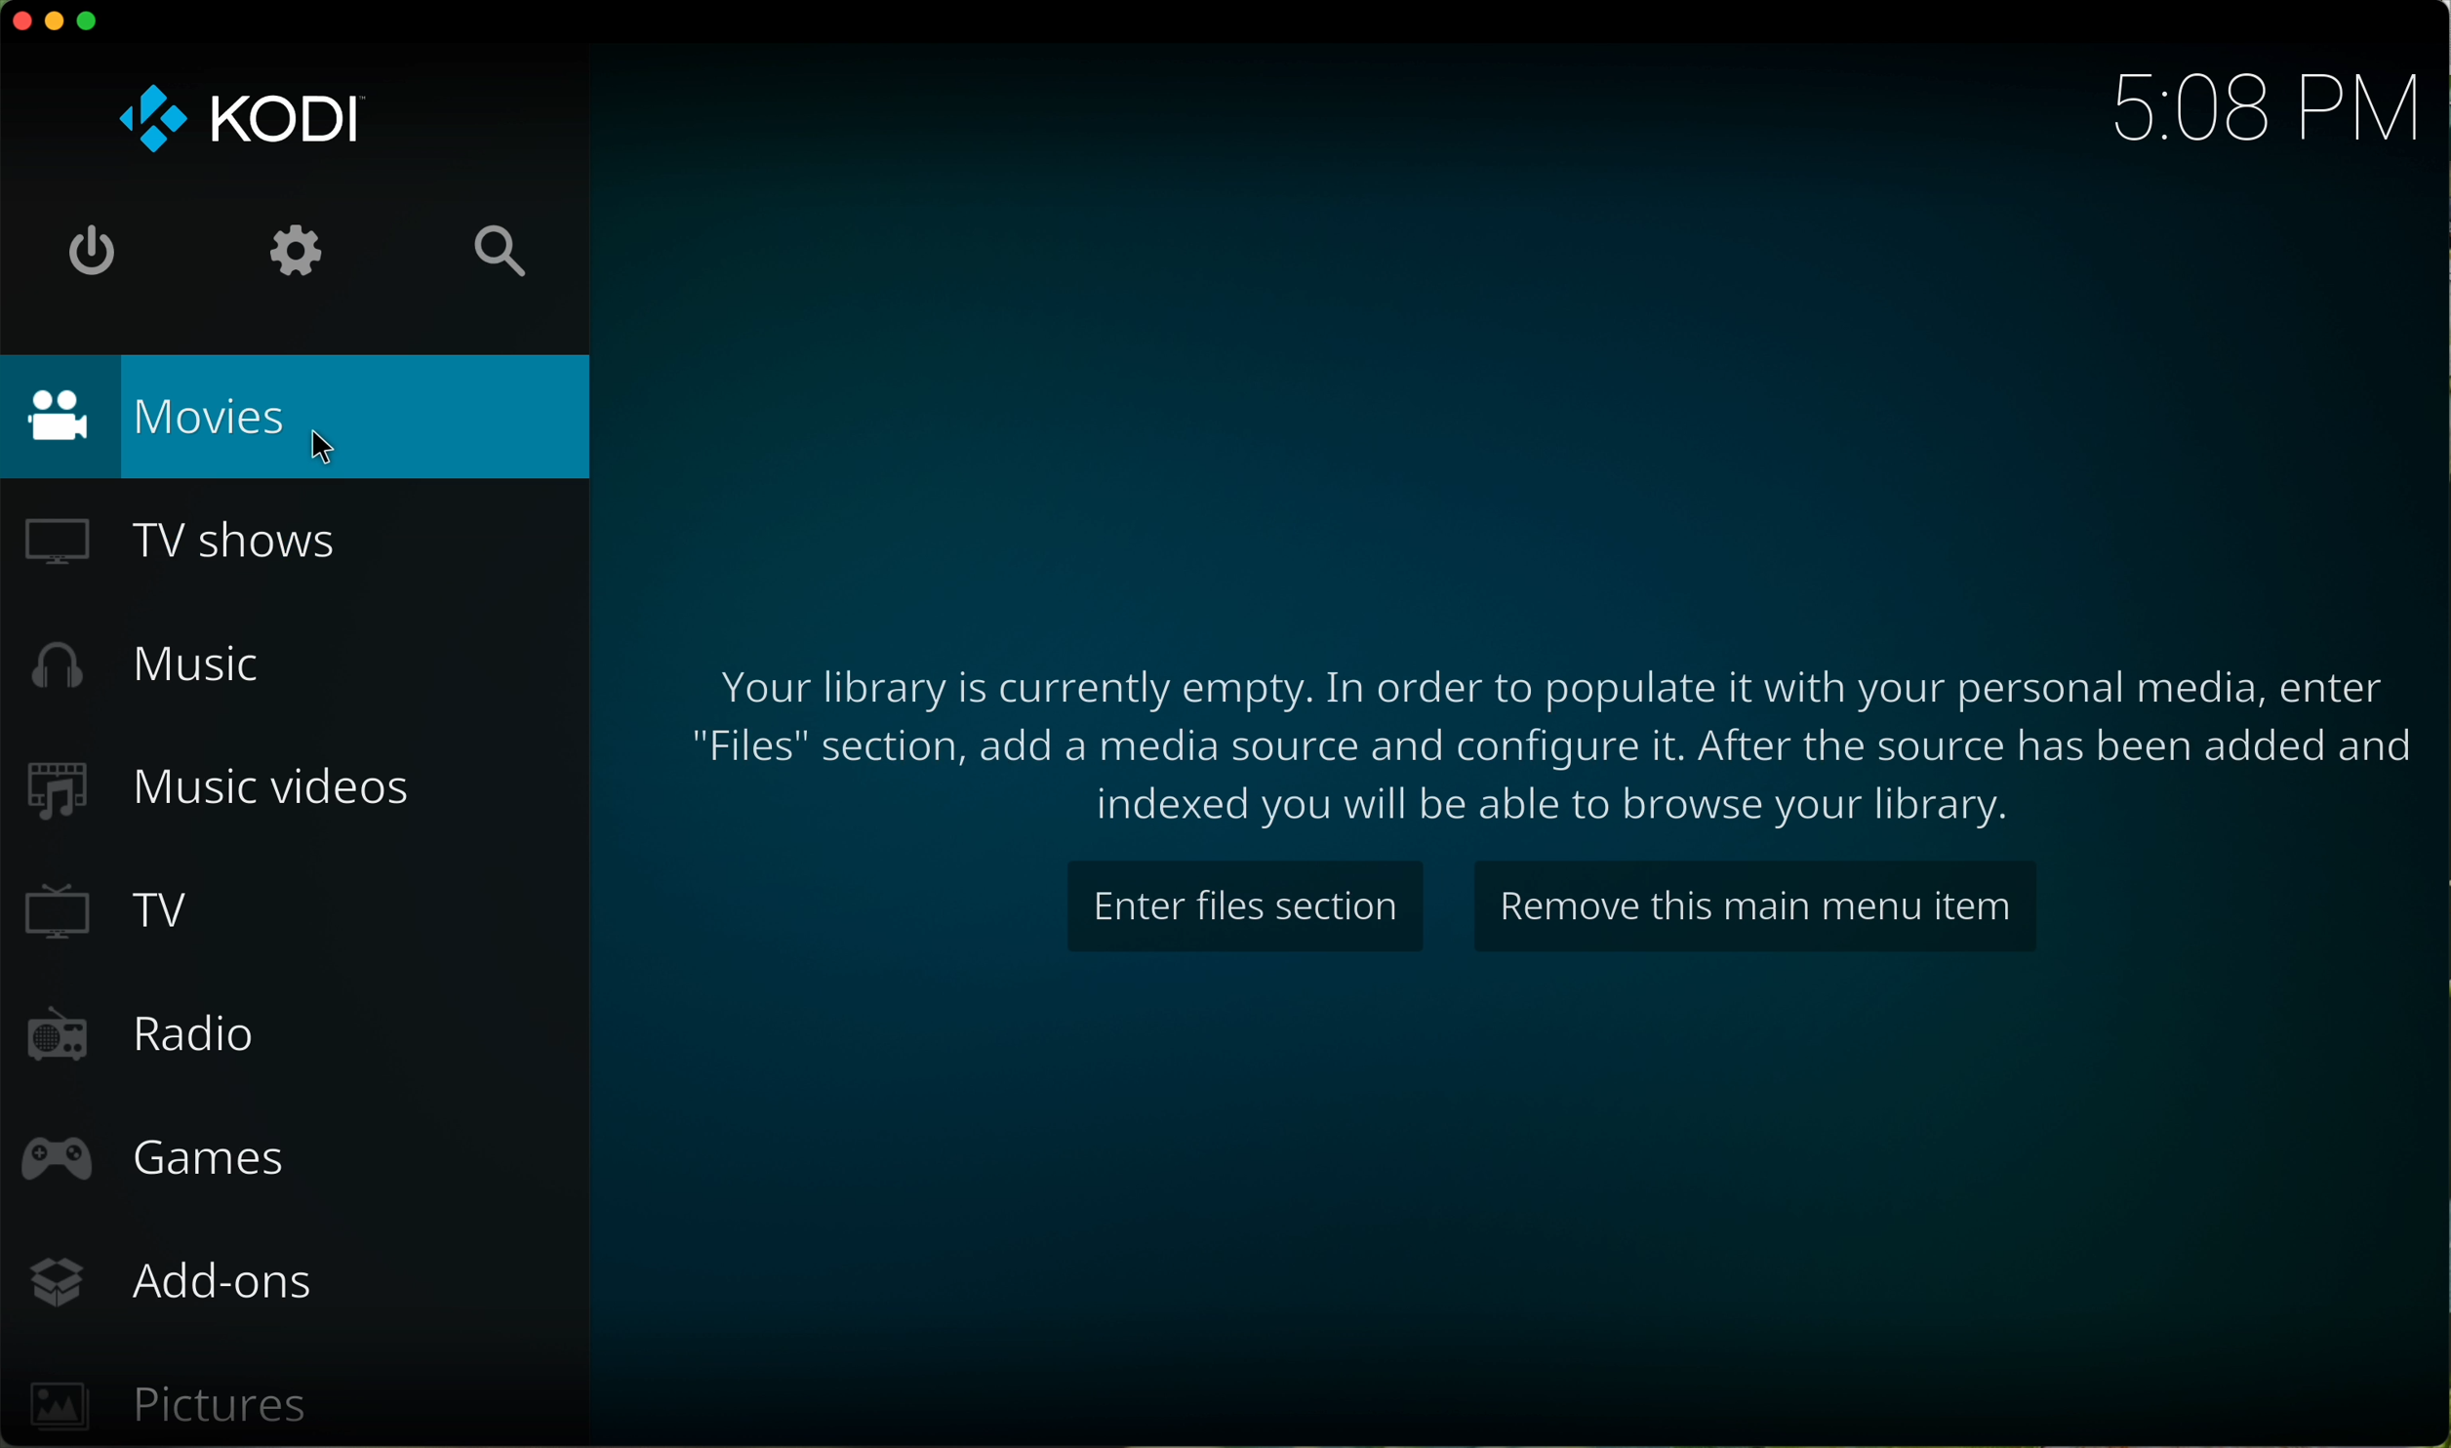 Image resolution: width=2451 pixels, height=1448 pixels. I want to click on add-ons, so click(178, 1285).